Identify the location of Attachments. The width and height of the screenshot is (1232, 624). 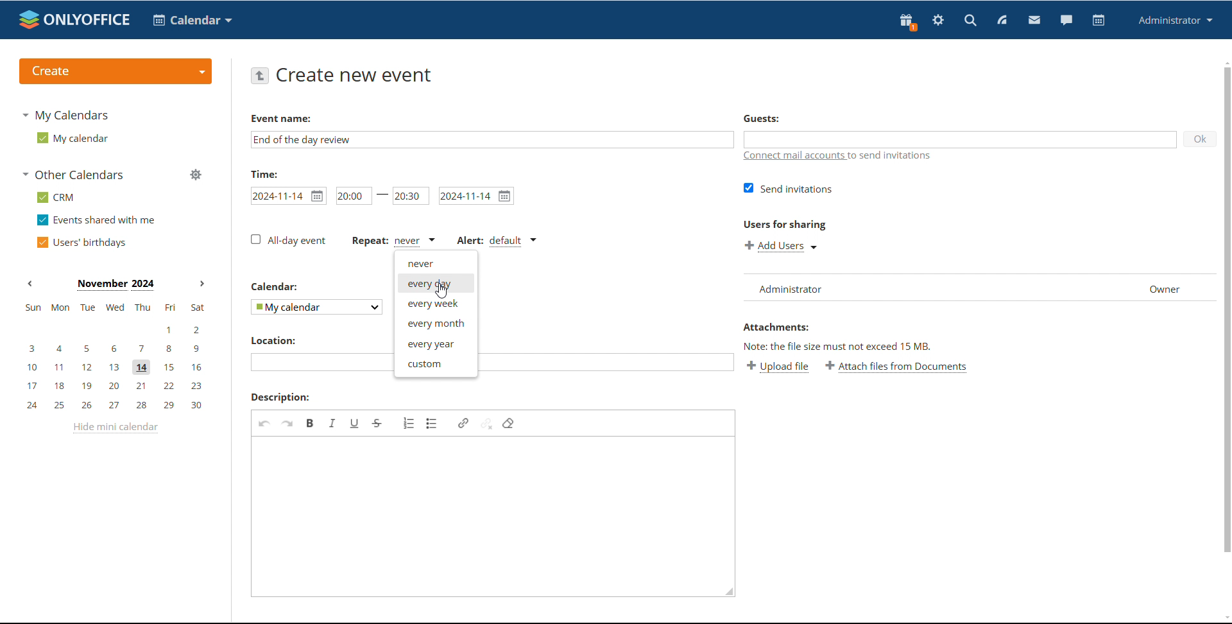
(775, 327).